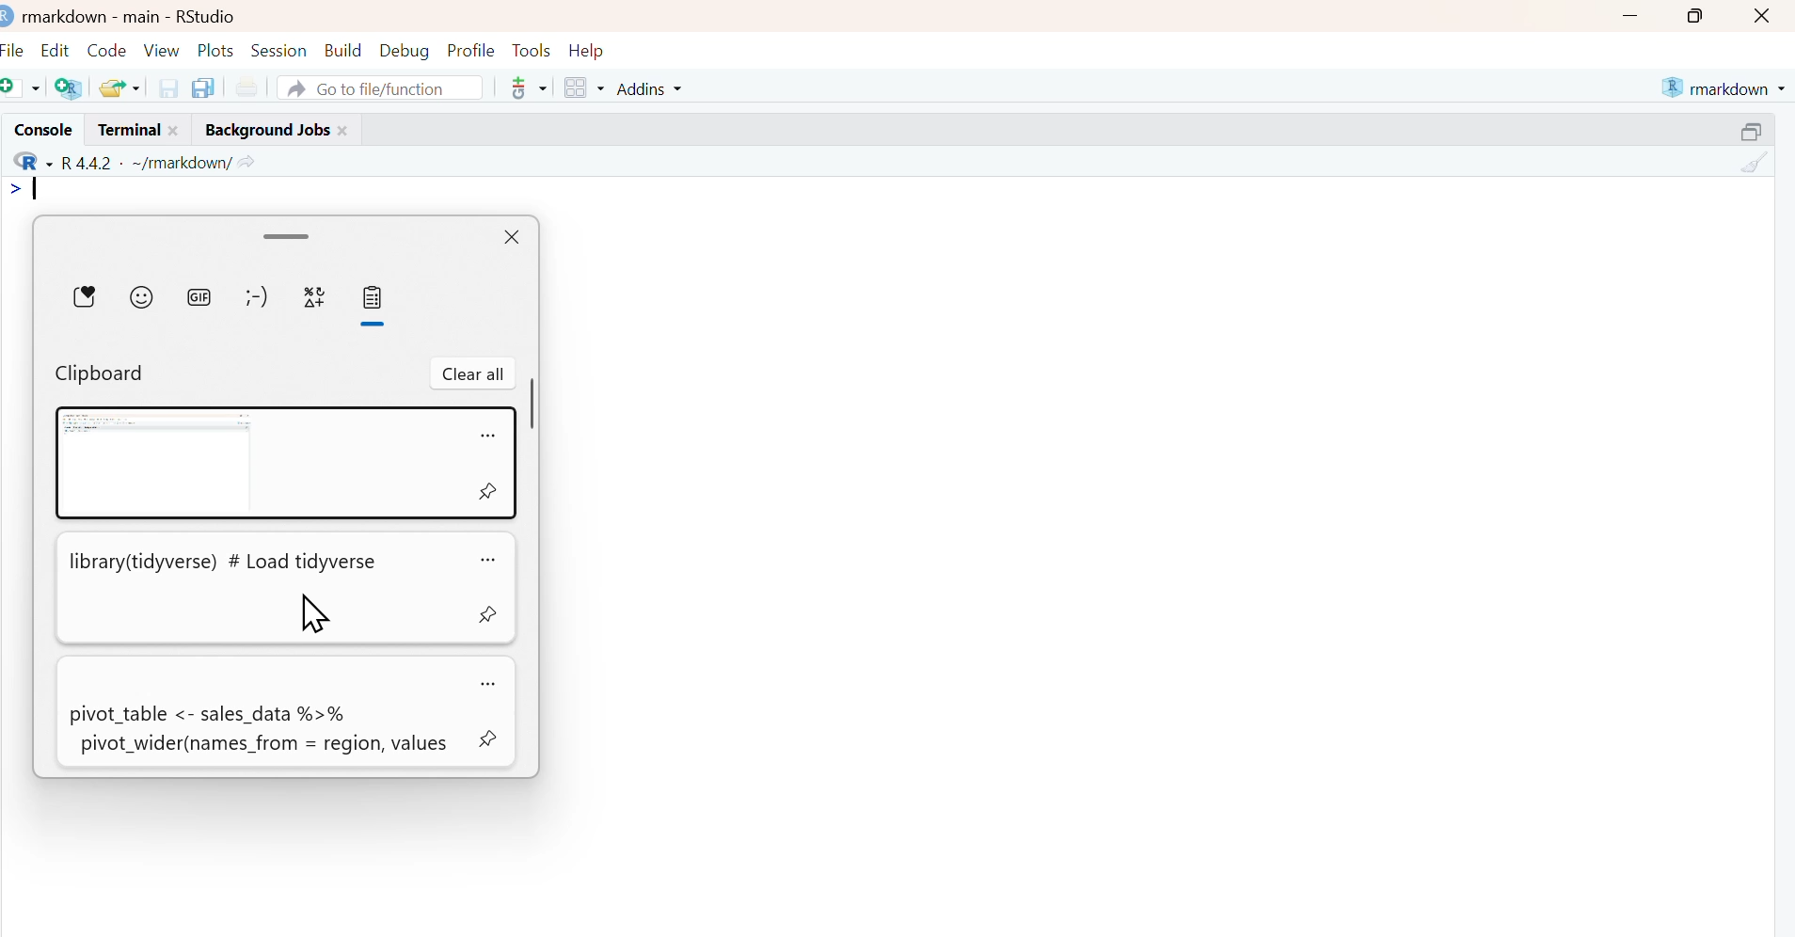 This screenshot has height=937, width=1795. I want to click on Profile, so click(470, 48).